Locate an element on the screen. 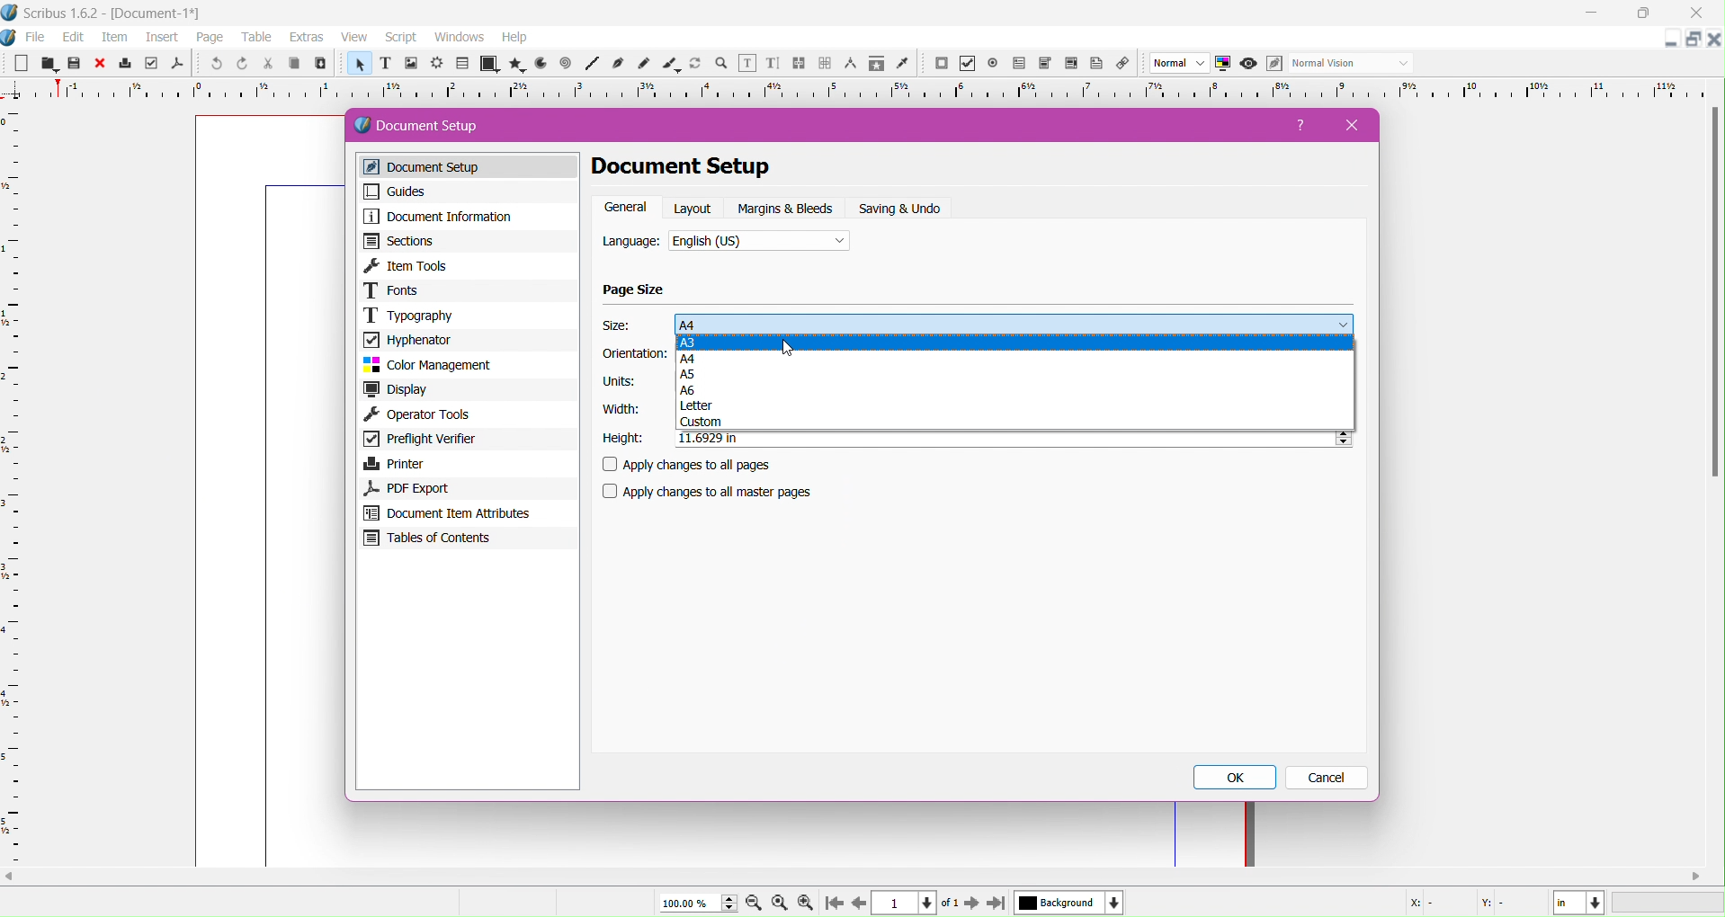 The width and height of the screenshot is (1725, 917). pdf list box is located at coordinates (1072, 65).